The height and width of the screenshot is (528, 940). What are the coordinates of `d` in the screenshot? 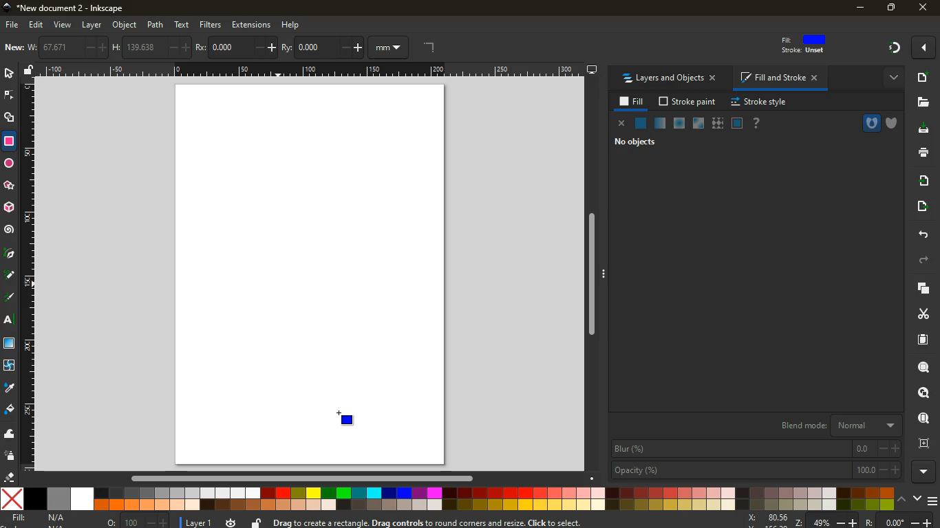 It's located at (10, 275).